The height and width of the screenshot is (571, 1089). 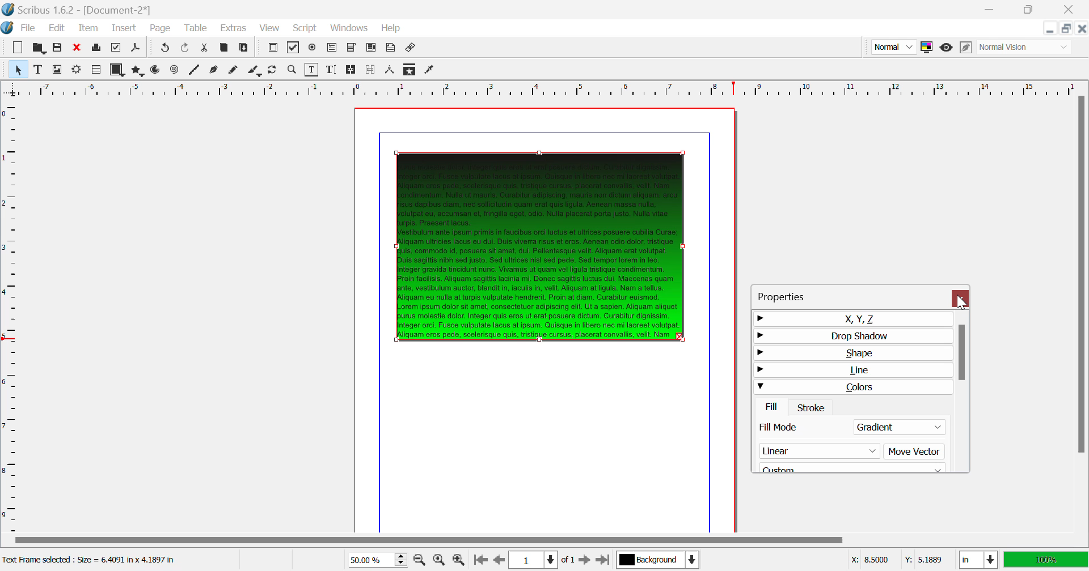 I want to click on Page, so click(x=159, y=29).